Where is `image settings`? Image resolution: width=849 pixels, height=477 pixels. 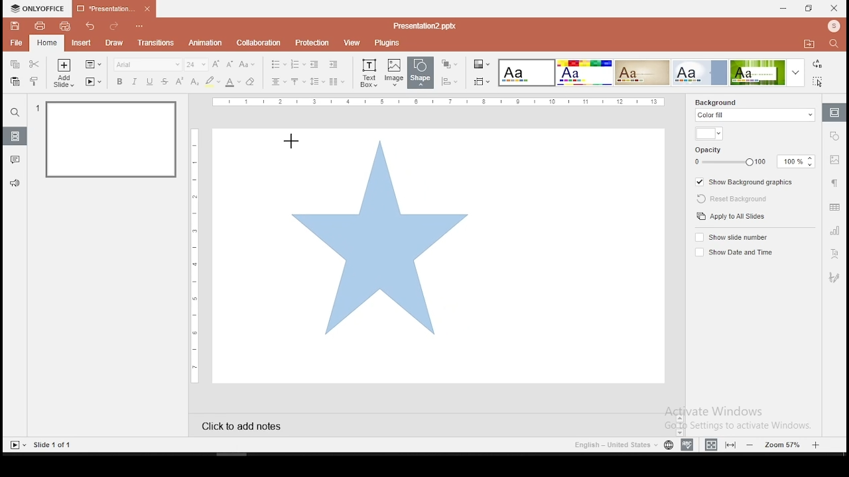 image settings is located at coordinates (835, 160).